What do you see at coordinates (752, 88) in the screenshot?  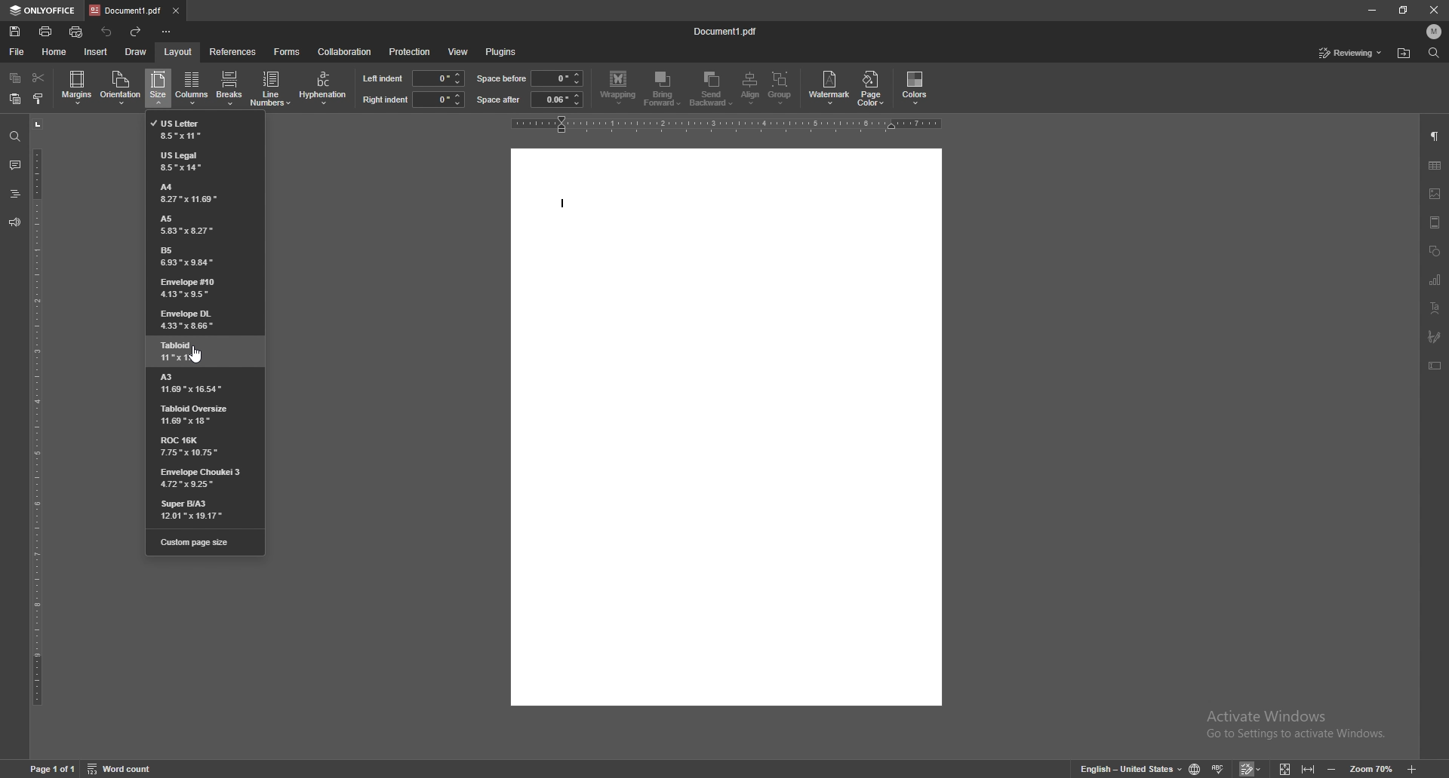 I see `align` at bounding box center [752, 88].